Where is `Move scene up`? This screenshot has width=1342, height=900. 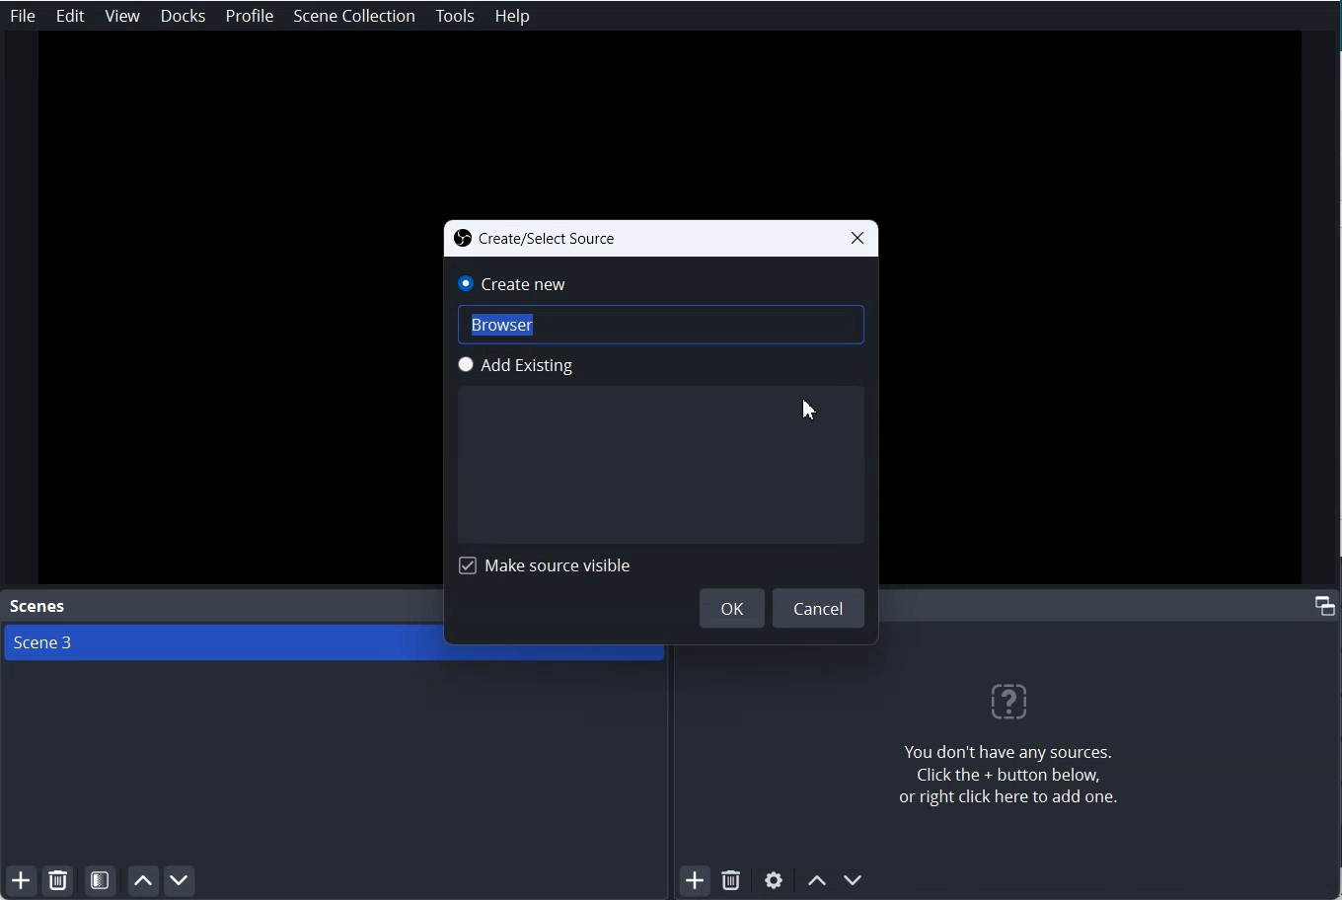 Move scene up is located at coordinates (142, 881).